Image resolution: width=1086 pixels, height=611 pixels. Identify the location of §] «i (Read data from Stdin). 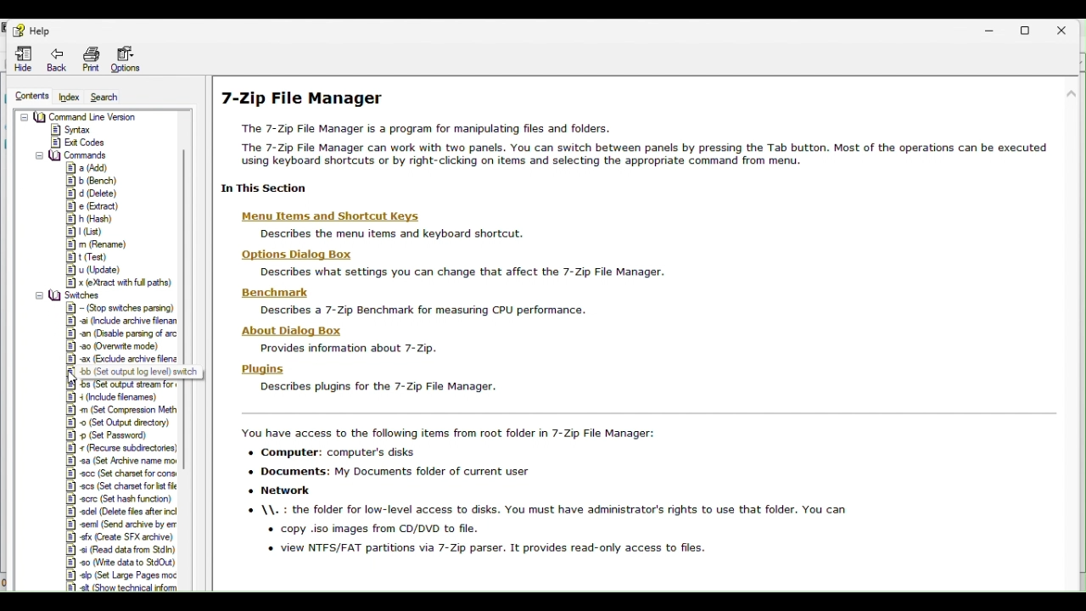
(120, 550).